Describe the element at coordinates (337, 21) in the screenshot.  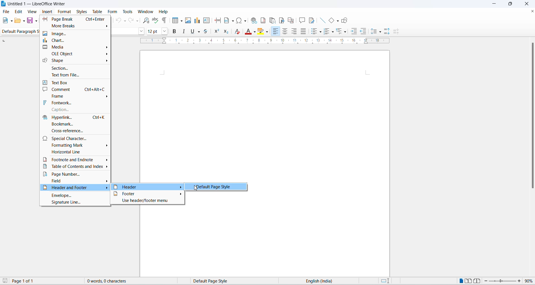
I see `basic shapes options` at that location.